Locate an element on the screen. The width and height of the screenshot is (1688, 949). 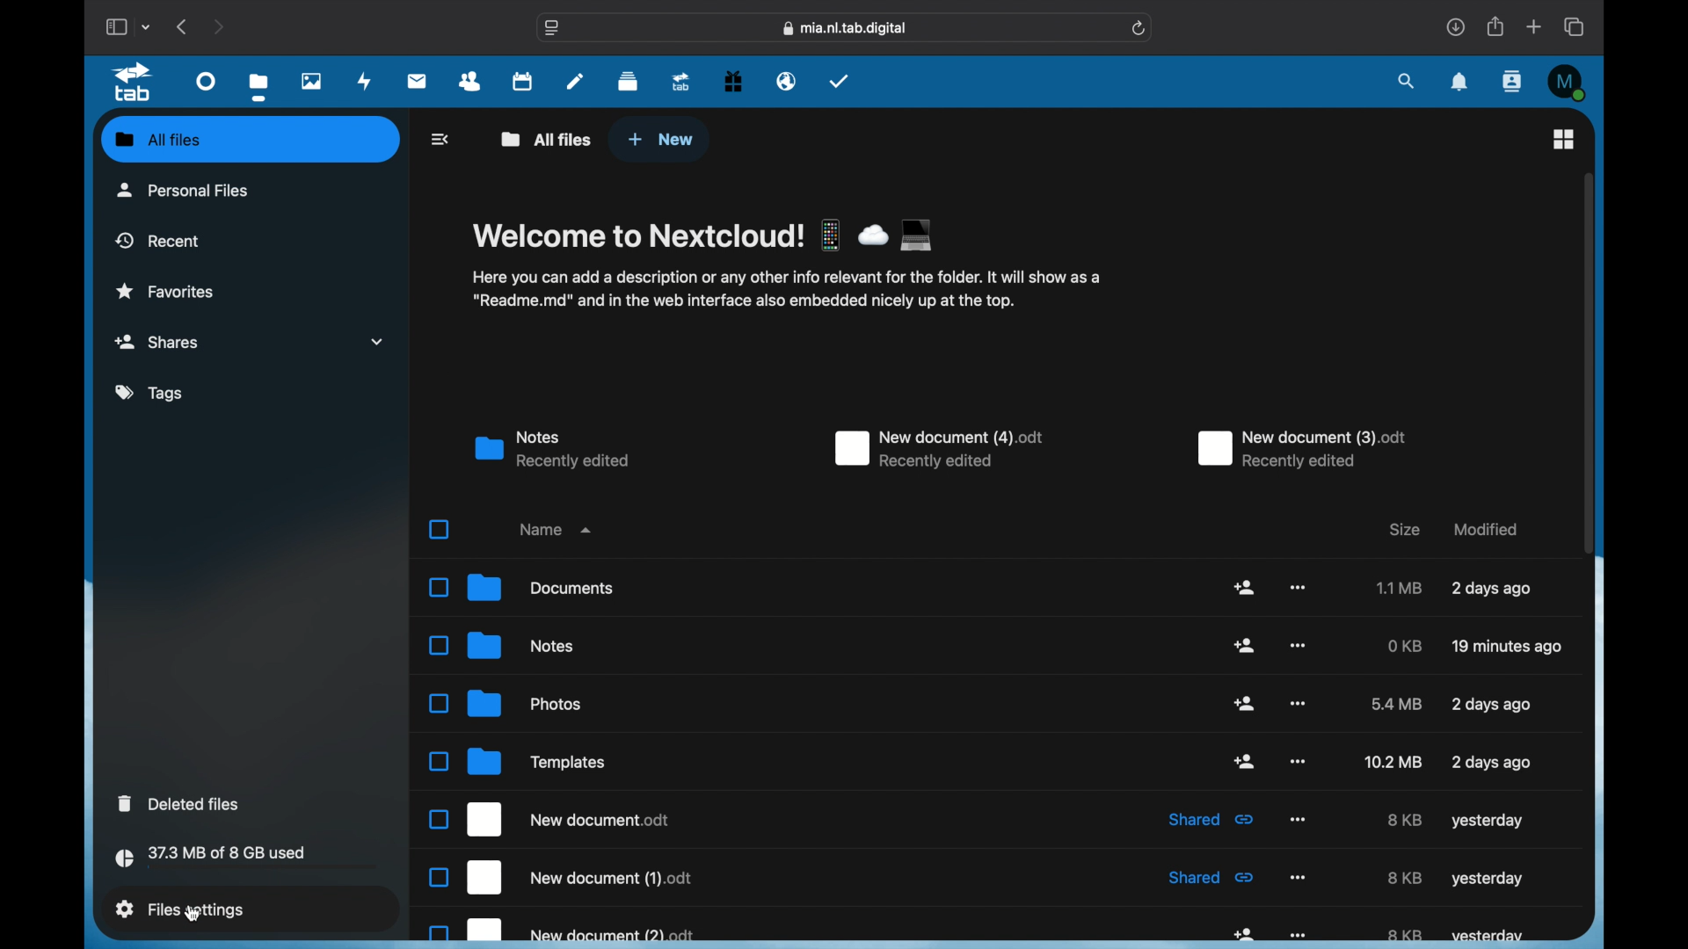
modified is located at coordinates (1488, 529).